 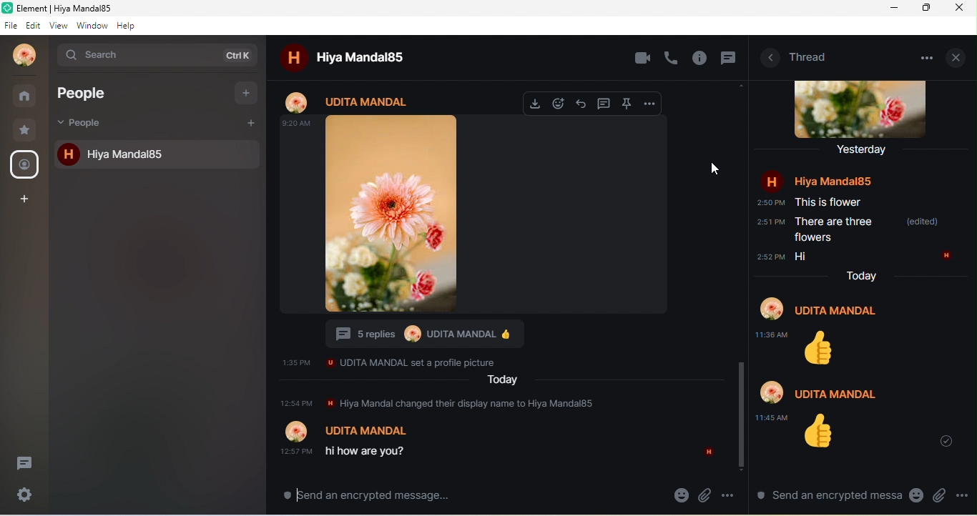 I want to click on add, so click(x=251, y=121).